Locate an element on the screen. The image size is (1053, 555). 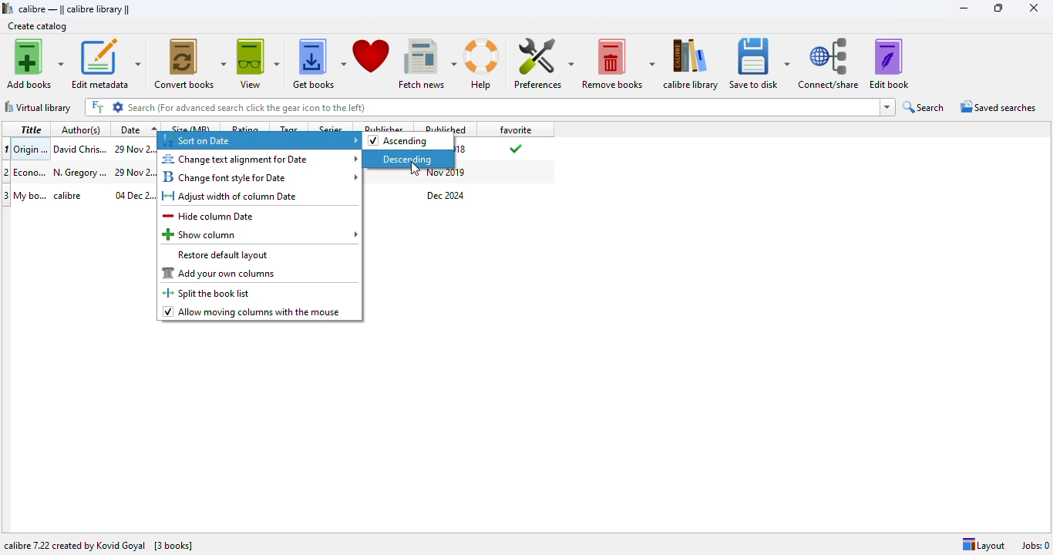
descending is located at coordinates (408, 159).